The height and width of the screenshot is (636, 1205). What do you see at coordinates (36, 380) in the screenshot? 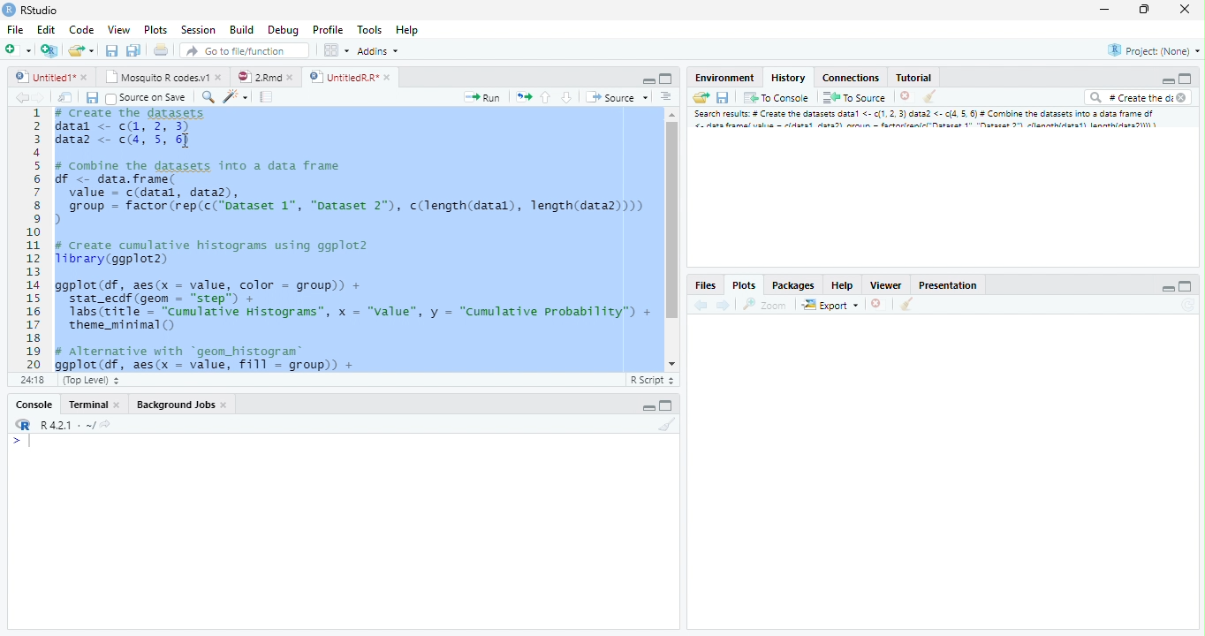
I see `1:1` at bounding box center [36, 380].